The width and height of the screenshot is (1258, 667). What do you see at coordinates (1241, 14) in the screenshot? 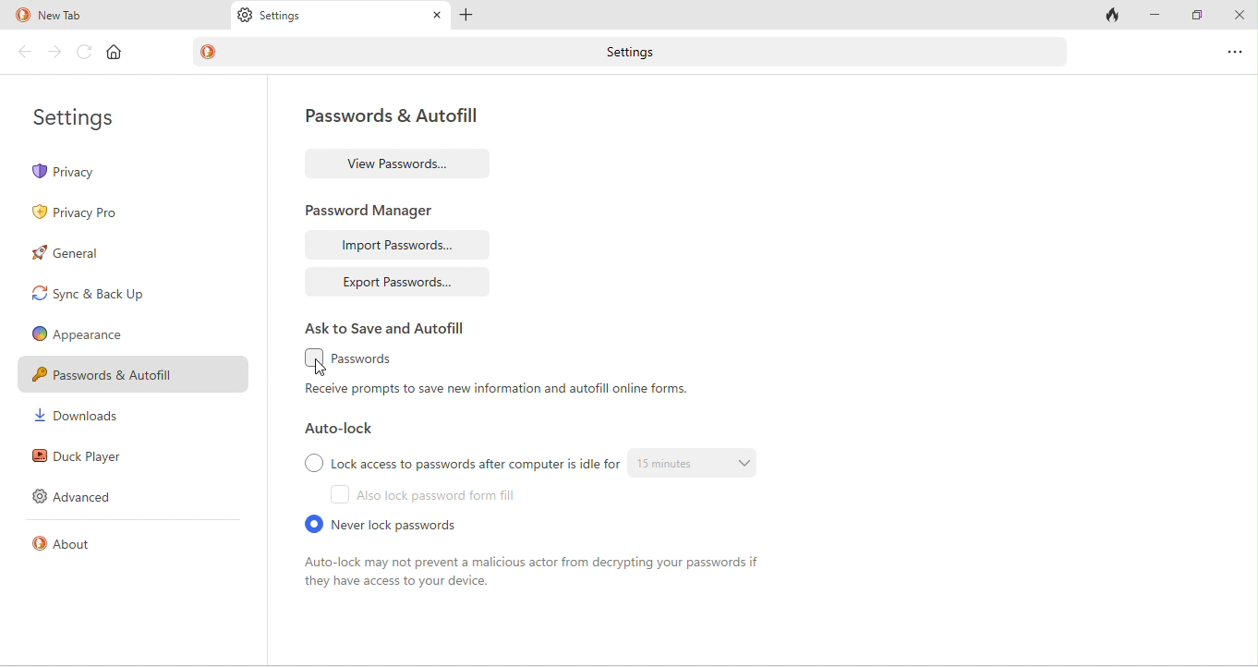
I see `close` at bounding box center [1241, 14].